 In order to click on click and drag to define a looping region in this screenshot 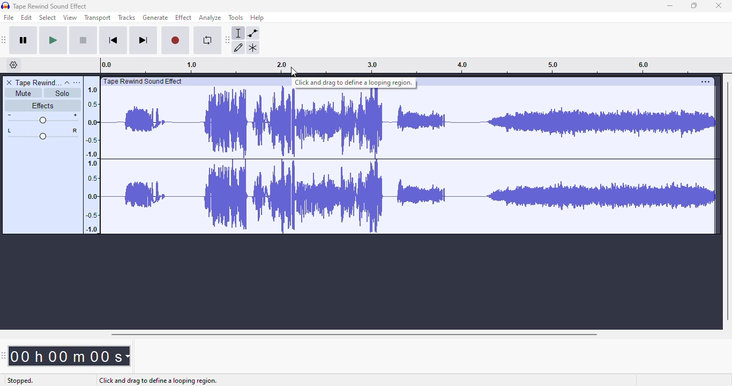, I will do `click(158, 381)`.